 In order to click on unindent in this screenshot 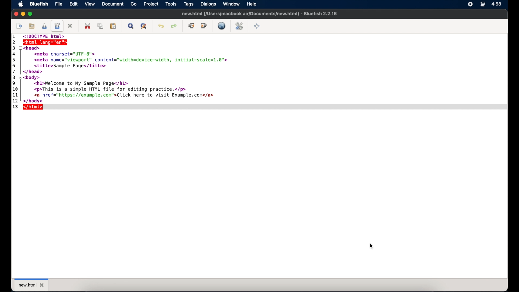, I will do `click(192, 26)`.